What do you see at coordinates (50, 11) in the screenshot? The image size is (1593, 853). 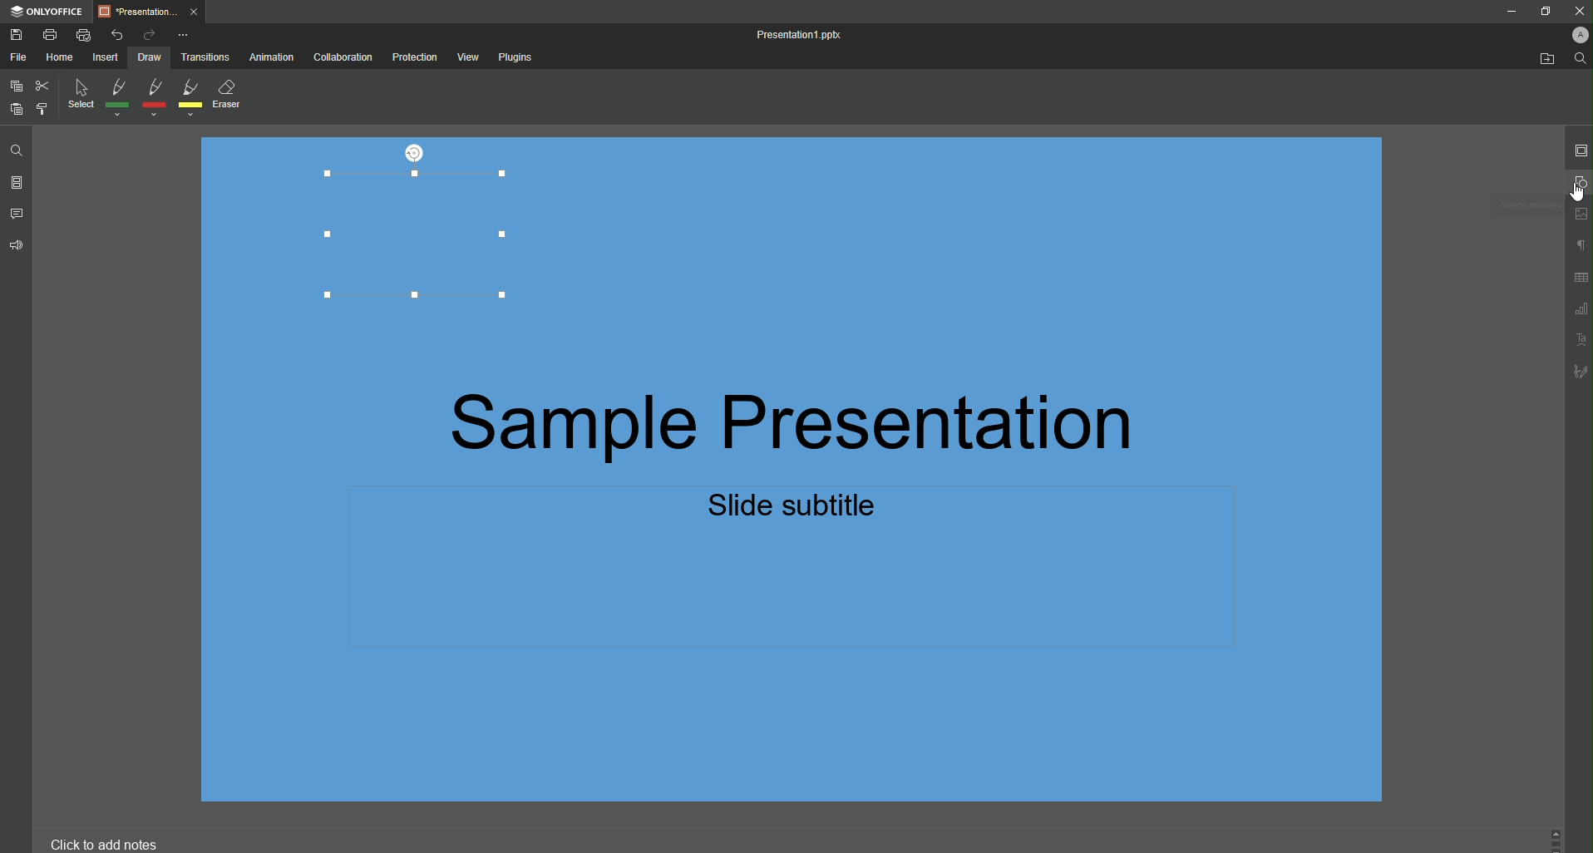 I see `ONLYOFFICE` at bounding box center [50, 11].